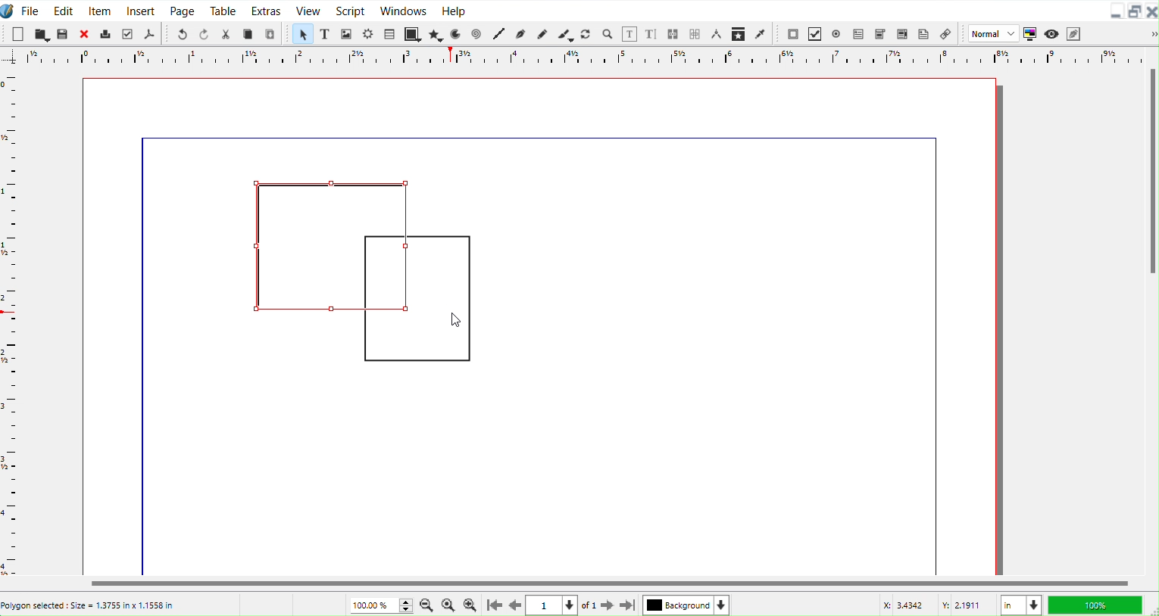 This screenshot has width=1159, height=616. What do you see at coordinates (307, 10) in the screenshot?
I see `View` at bounding box center [307, 10].